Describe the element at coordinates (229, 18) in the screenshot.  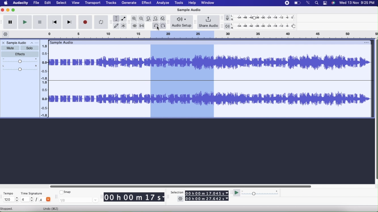
I see `Record meter` at that location.